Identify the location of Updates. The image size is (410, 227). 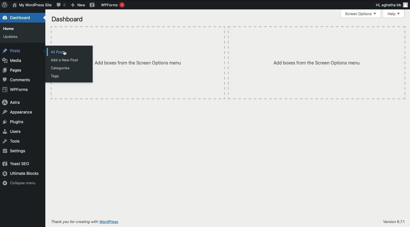
(11, 37).